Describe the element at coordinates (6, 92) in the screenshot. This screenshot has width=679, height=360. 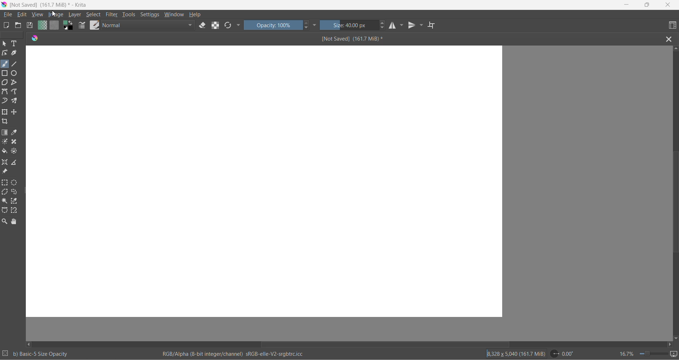
I see `Bezier curve tool ` at that location.